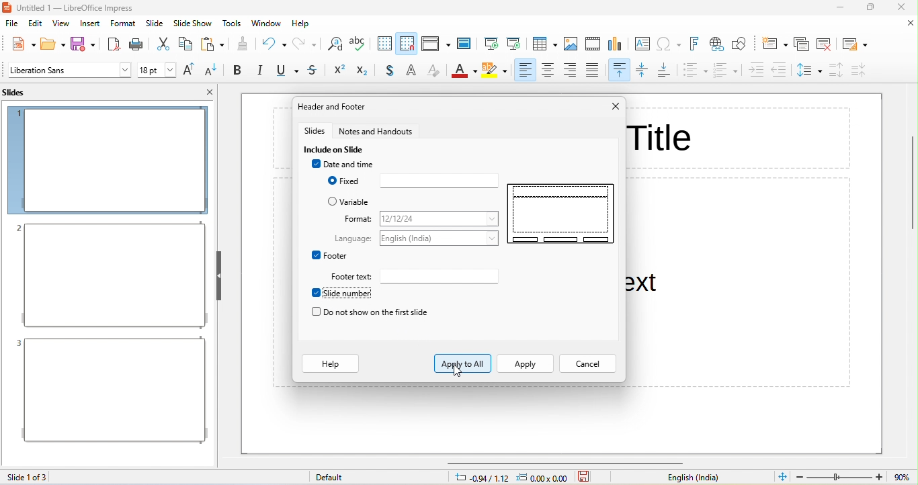  I want to click on language, so click(442, 237).